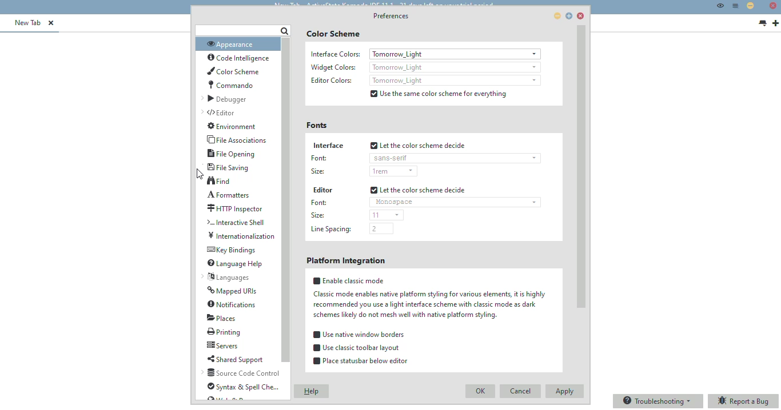  Describe the element at coordinates (776, 23) in the screenshot. I see `new tab` at that location.